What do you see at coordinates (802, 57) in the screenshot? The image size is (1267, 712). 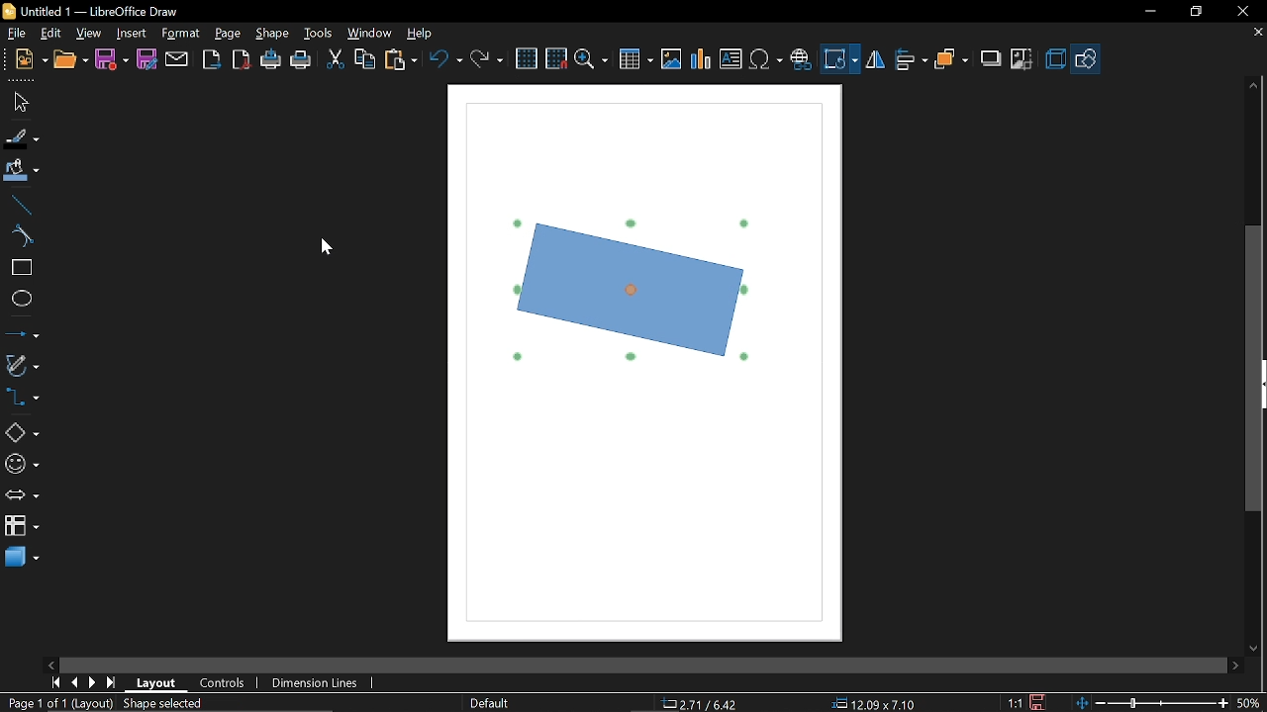 I see `Insert hyperlink` at bounding box center [802, 57].